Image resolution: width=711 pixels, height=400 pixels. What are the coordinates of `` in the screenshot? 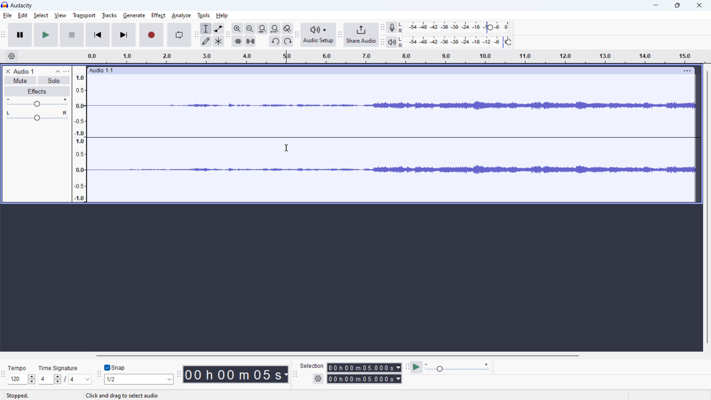 It's located at (391, 25).